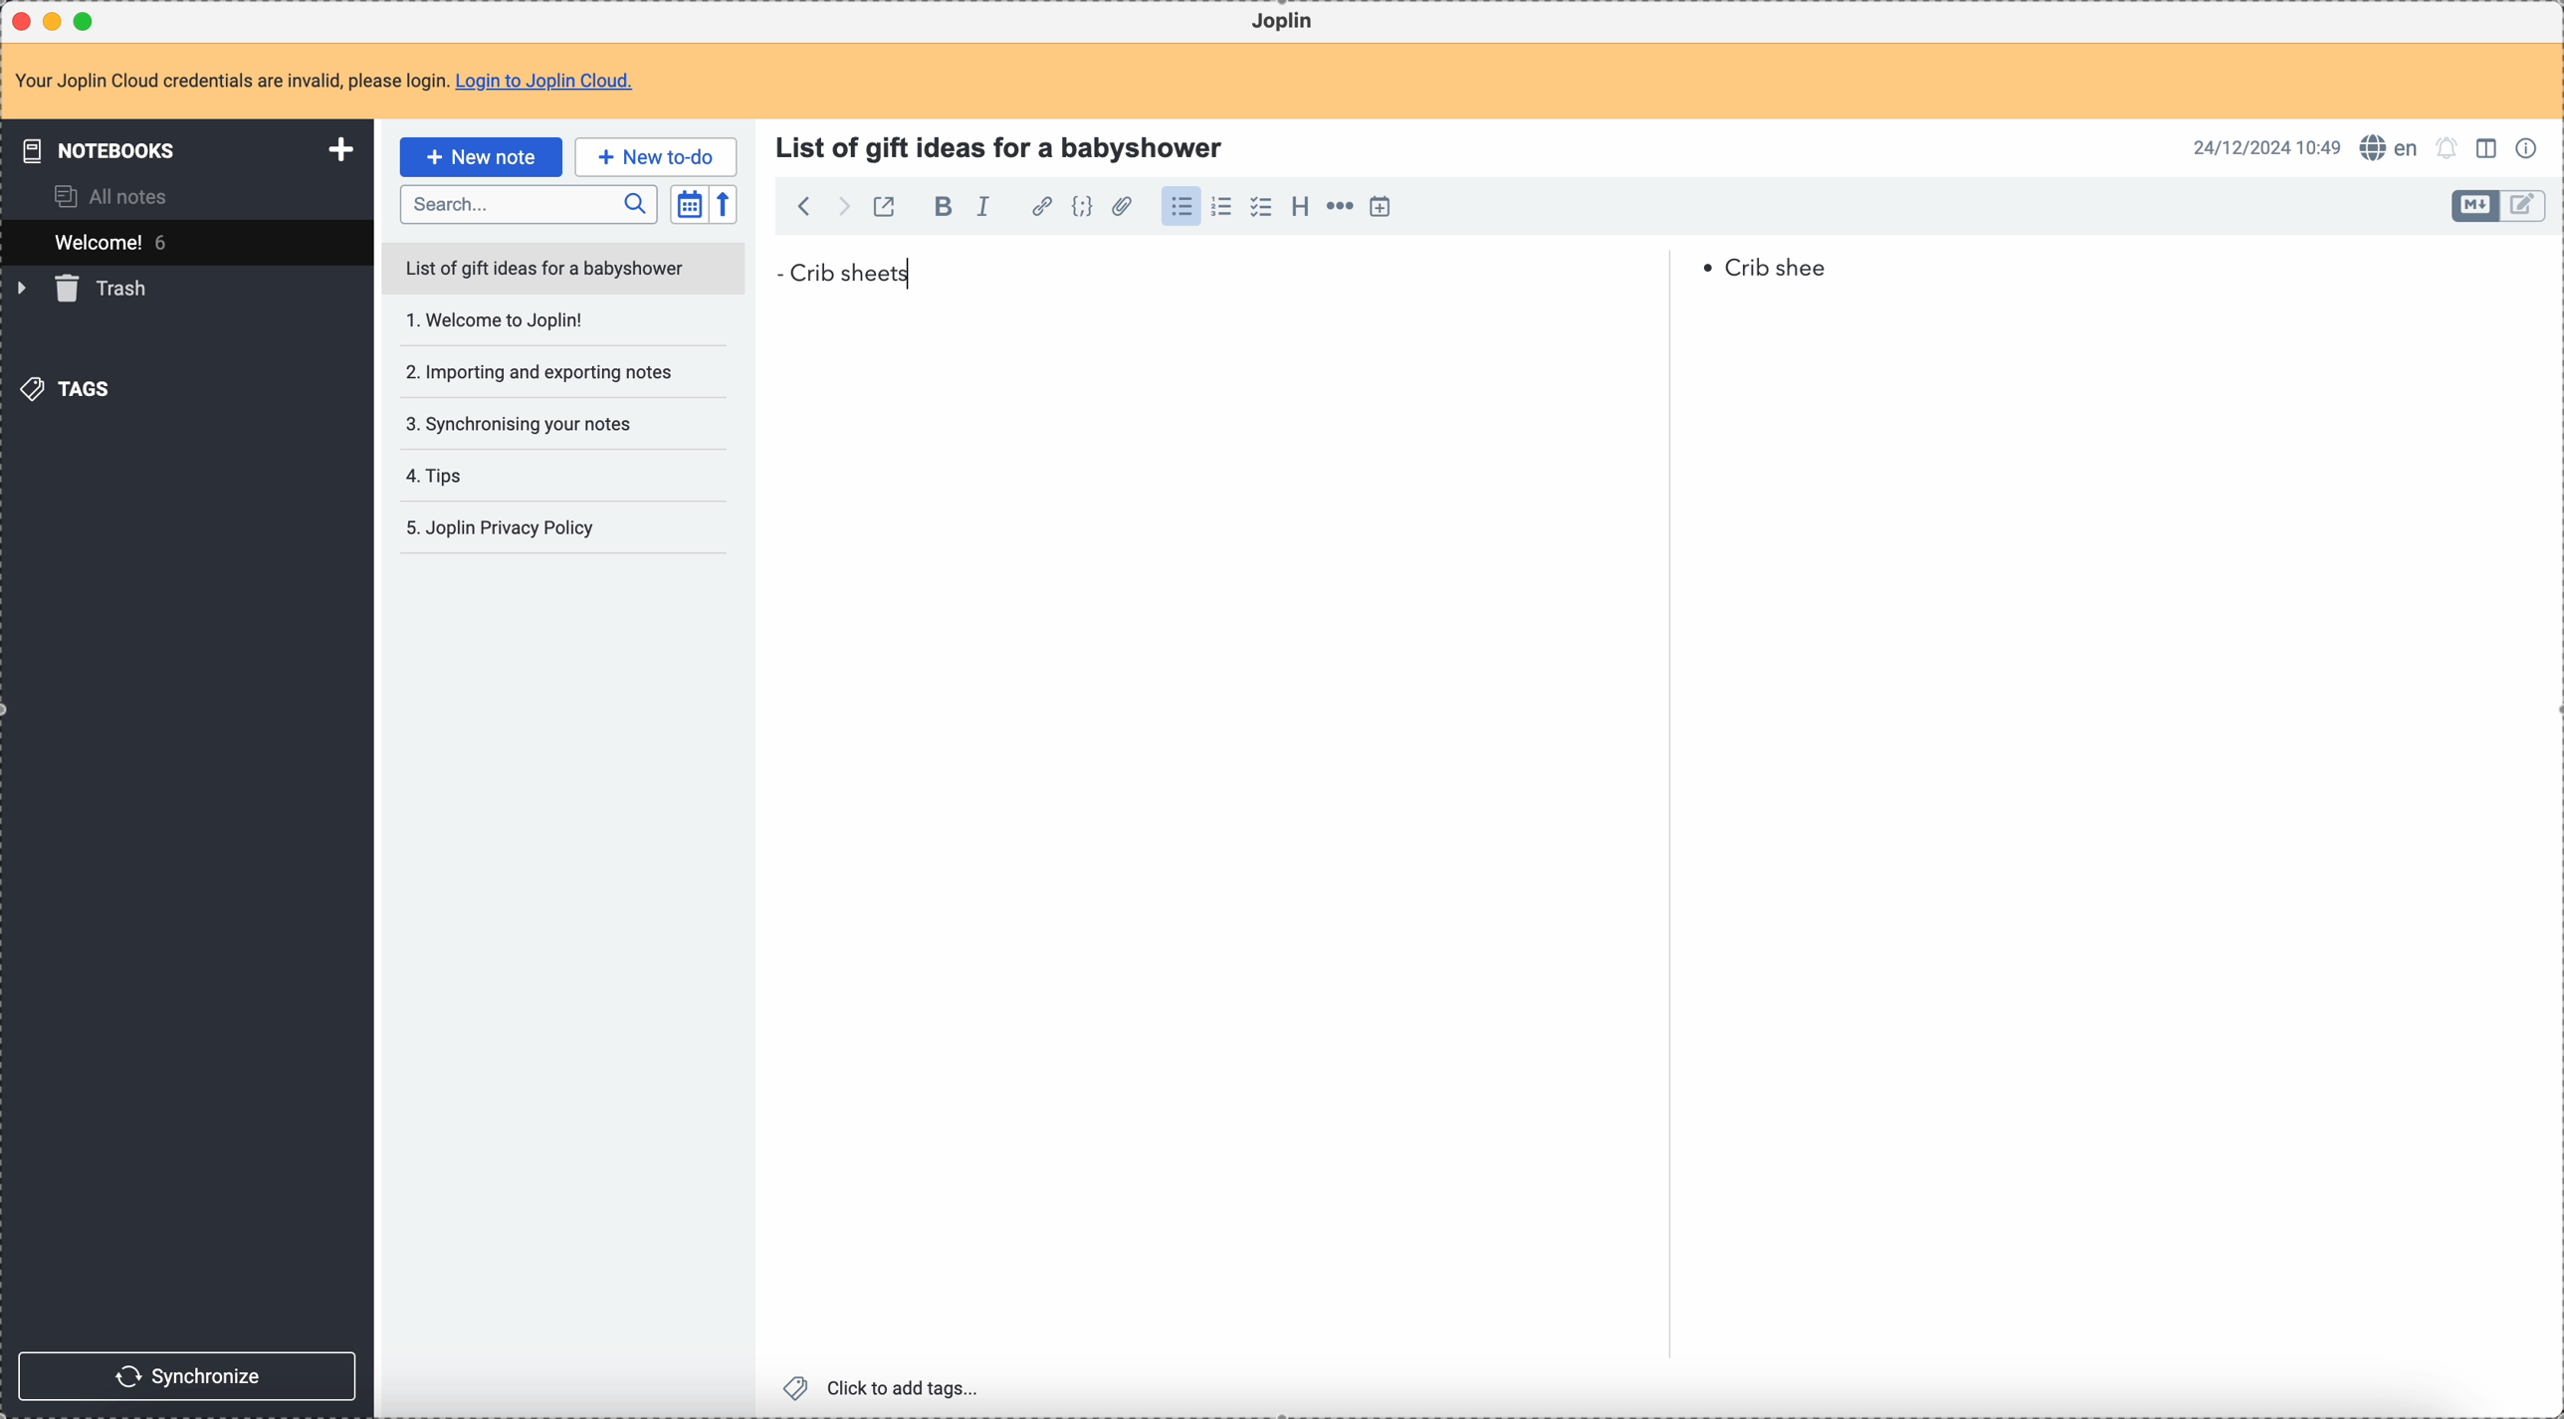 Image resolution: width=2564 pixels, height=1419 pixels. I want to click on checklist, so click(1261, 208).